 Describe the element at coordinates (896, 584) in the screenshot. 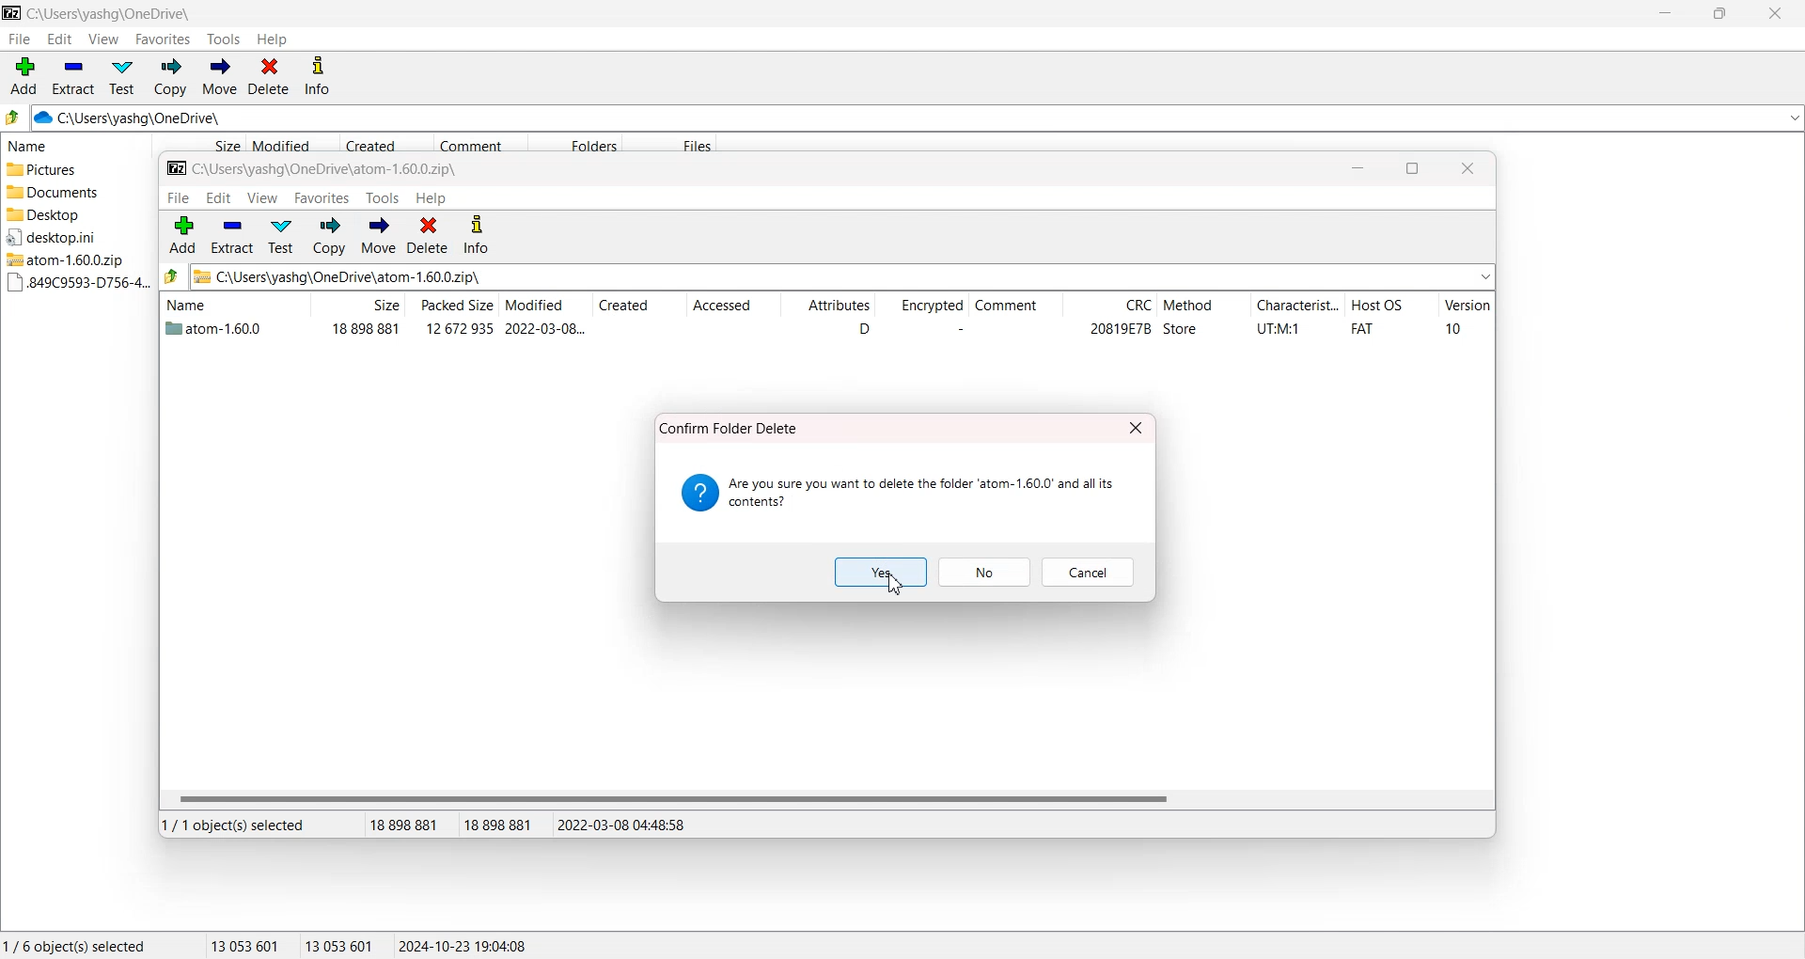

I see `Cursor` at that location.